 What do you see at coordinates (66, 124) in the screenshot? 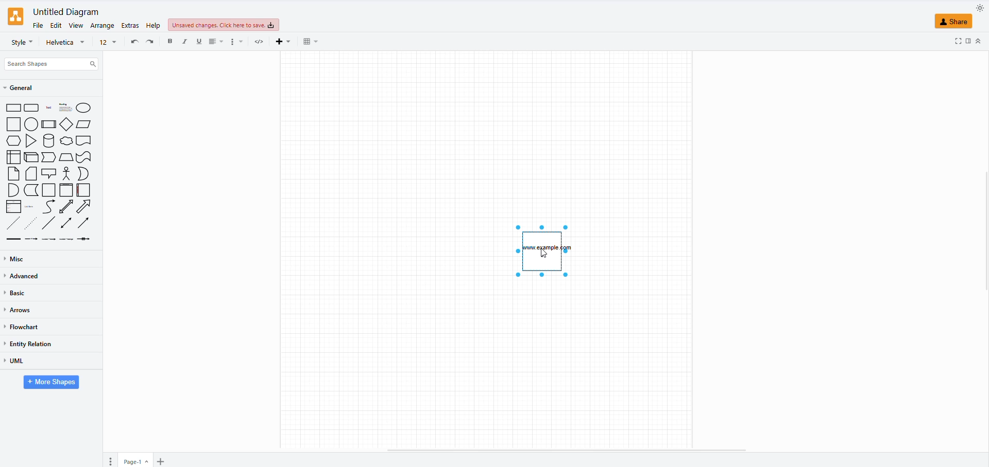
I see `diamond` at bounding box center [66, 124].